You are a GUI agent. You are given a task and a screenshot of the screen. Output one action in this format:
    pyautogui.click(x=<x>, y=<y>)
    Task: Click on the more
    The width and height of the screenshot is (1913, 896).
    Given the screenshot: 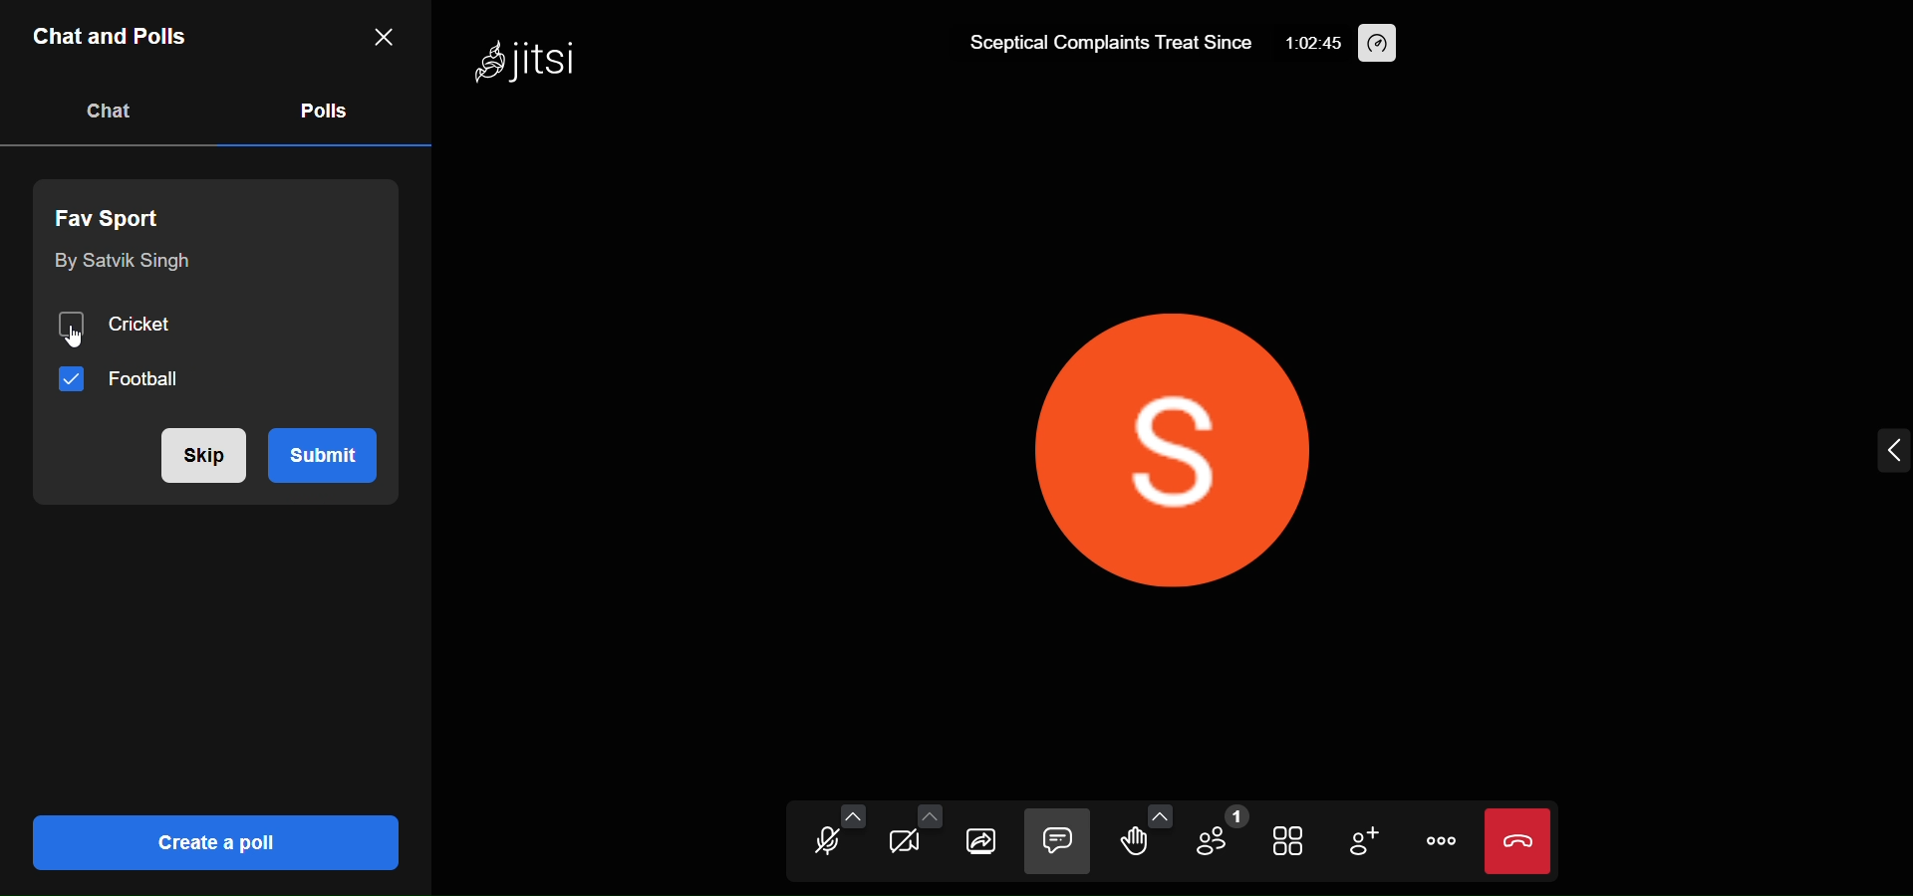 What is the action you would take?
    pyautogui.click(x=1437, y=840)
    